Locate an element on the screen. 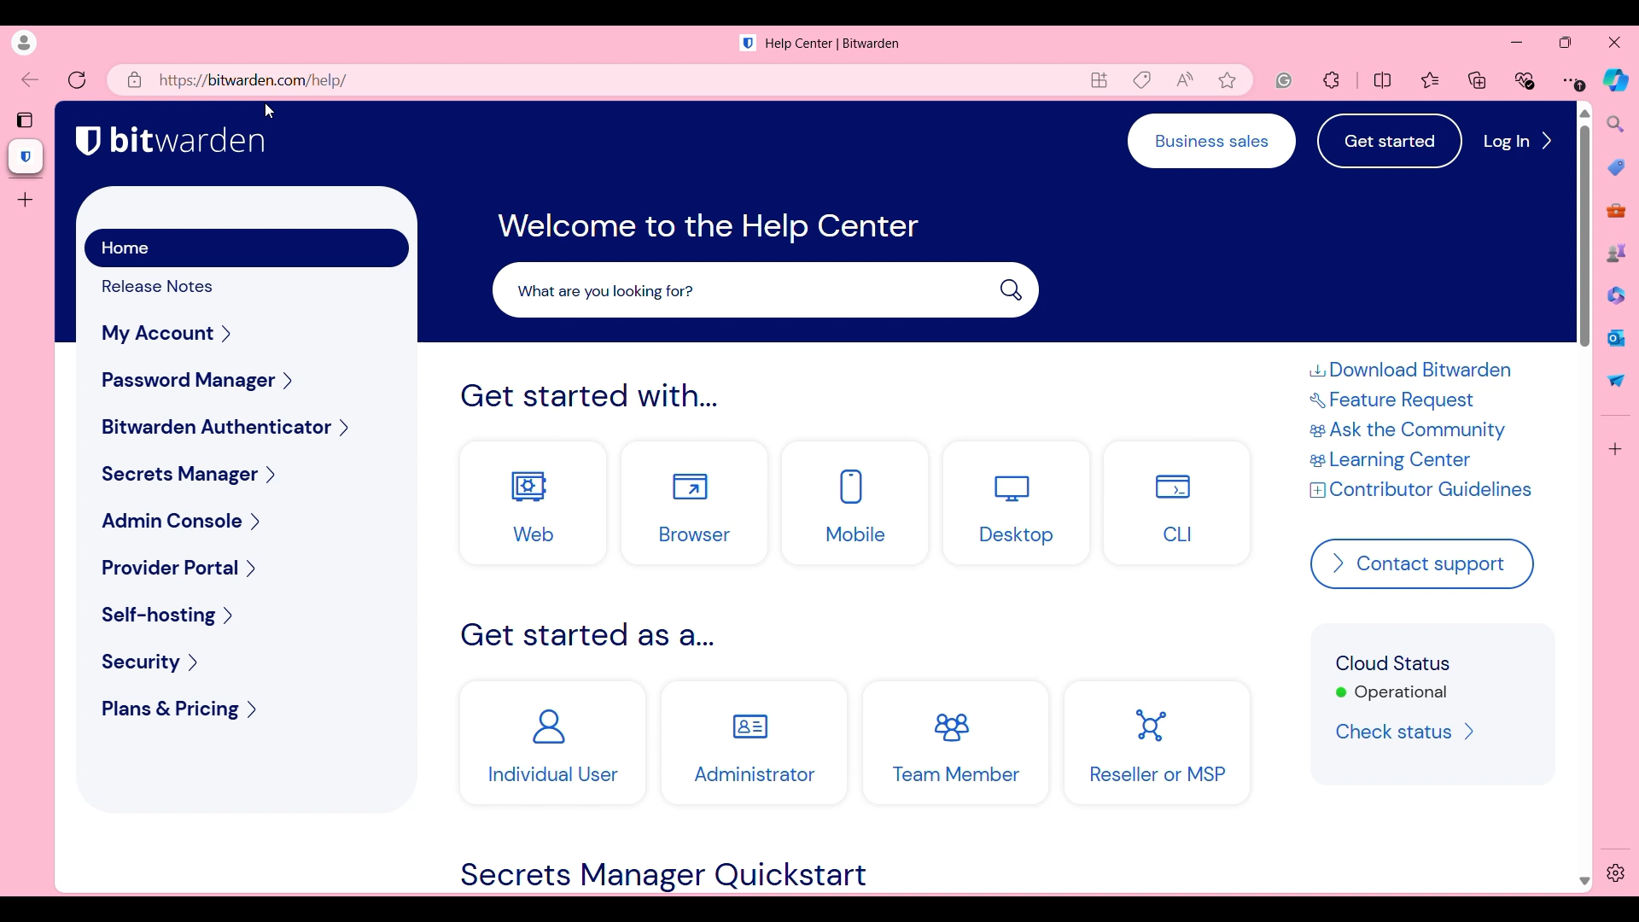  Go back  is located at coordinates (31, 79).